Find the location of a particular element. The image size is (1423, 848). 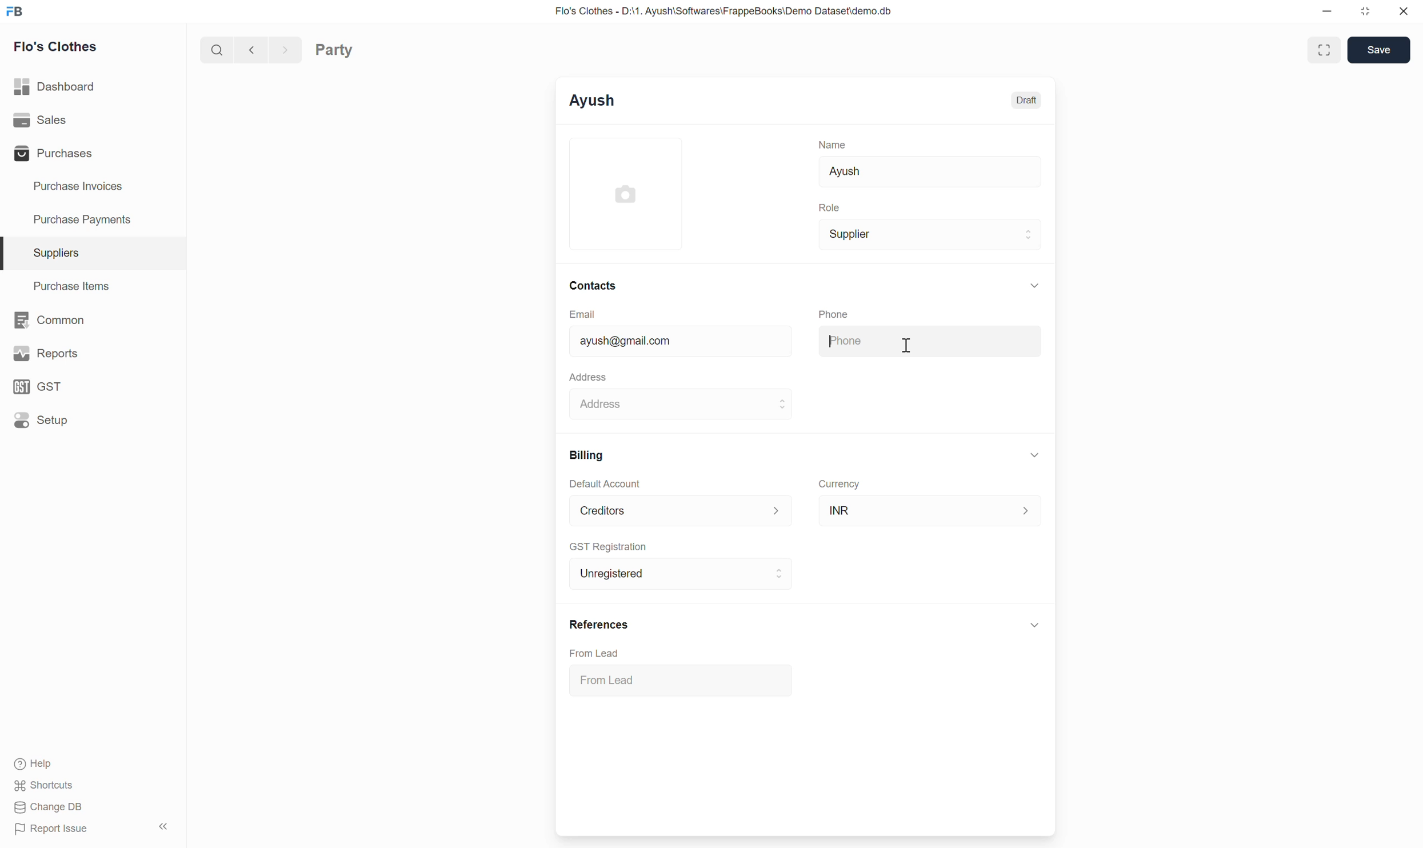

Draft is located at coordinates (1026, 101).